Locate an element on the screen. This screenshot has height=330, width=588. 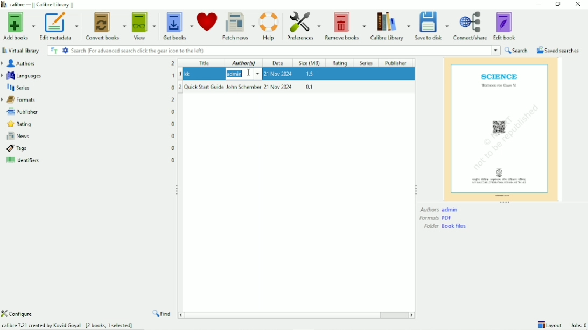
Save to disk is located at coordinates (431, 26).